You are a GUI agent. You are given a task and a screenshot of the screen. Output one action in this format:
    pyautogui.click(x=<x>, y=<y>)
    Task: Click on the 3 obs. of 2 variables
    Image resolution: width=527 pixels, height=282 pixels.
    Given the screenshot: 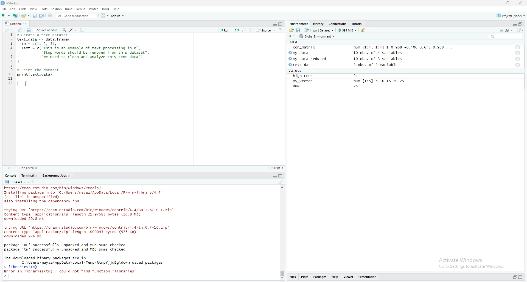 What is the action you would take?
    pyautogui.click(x=377, y=65)
    